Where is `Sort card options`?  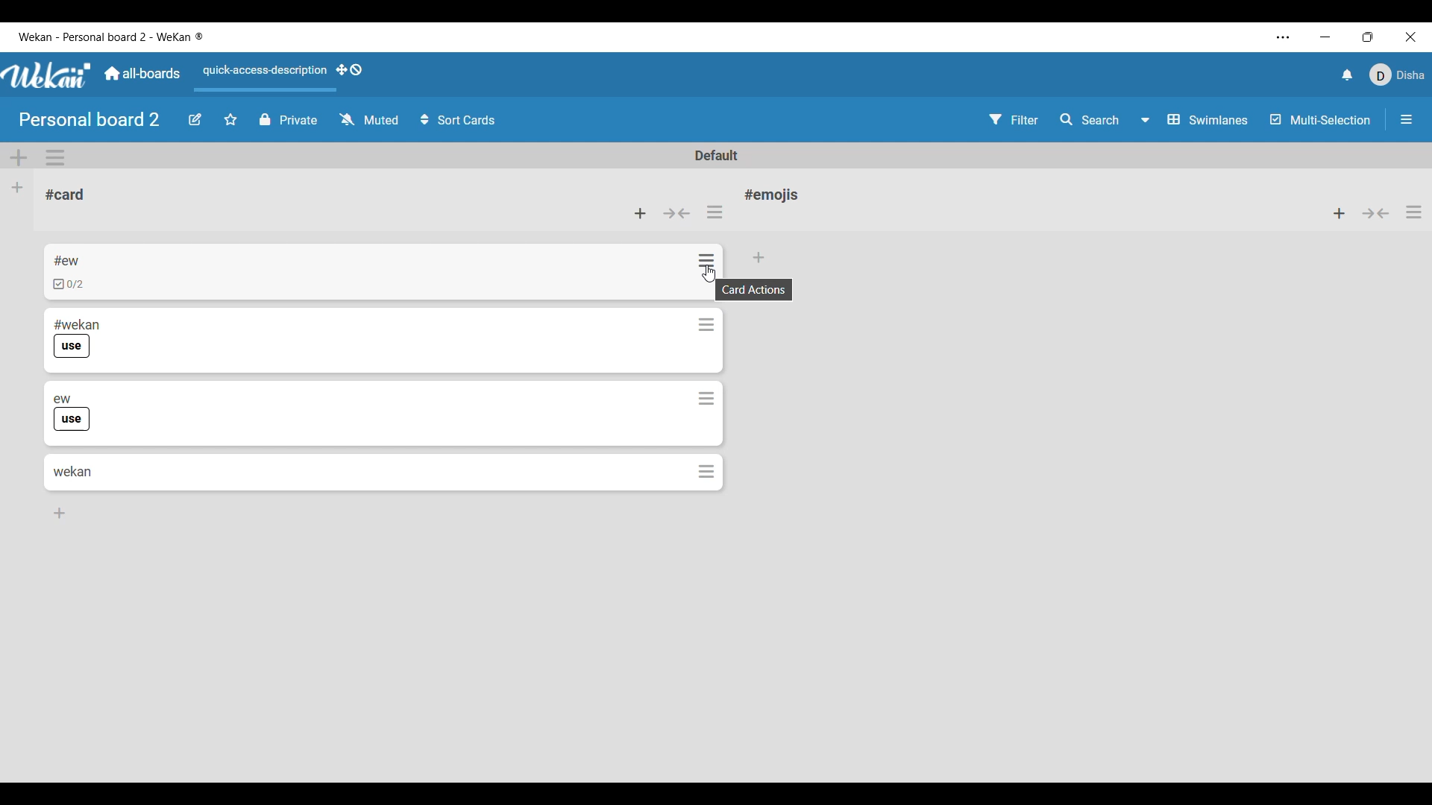
Sort card options is located at coordinates (459, 120).